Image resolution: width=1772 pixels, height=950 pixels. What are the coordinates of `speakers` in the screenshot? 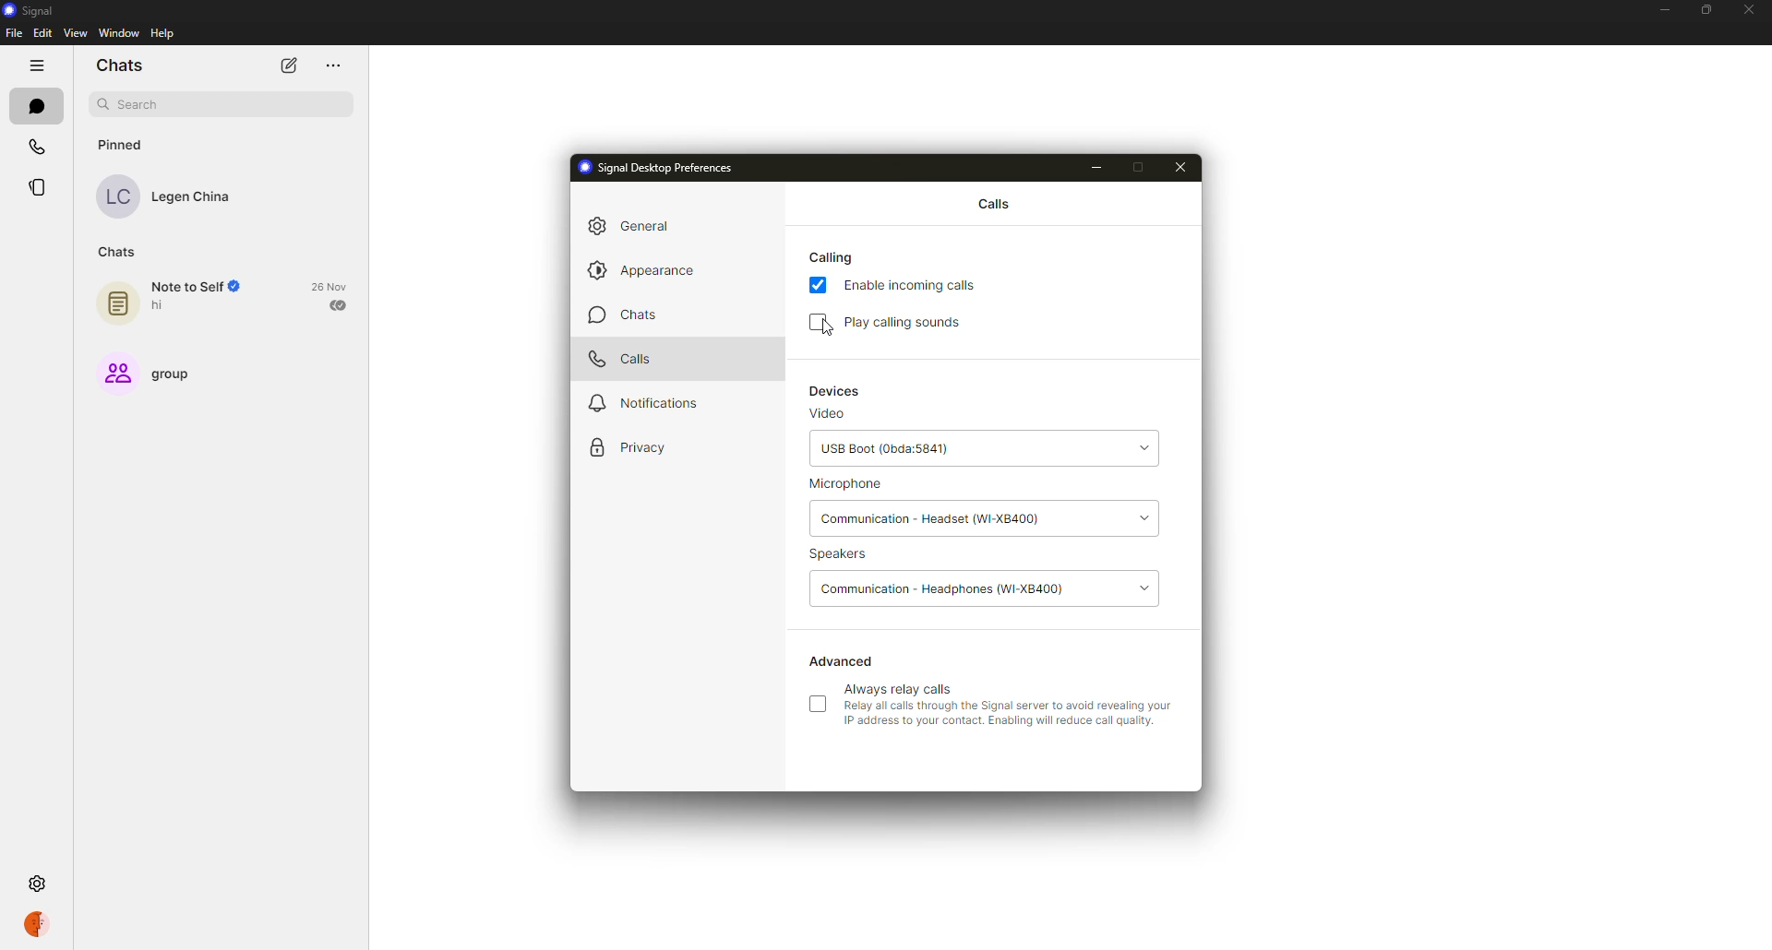 It's located at (845, 554).